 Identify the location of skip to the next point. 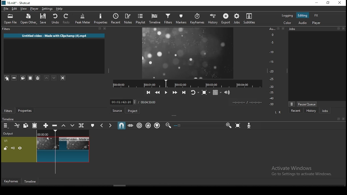
(184, 92).